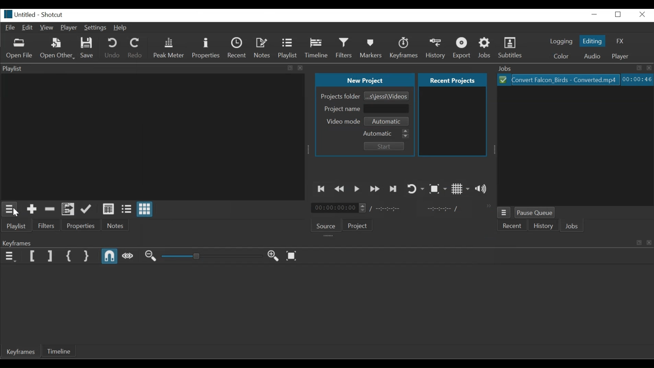 This screenshot has height=368, width=654. I want to click on Pause Queue, so click(535, 213).